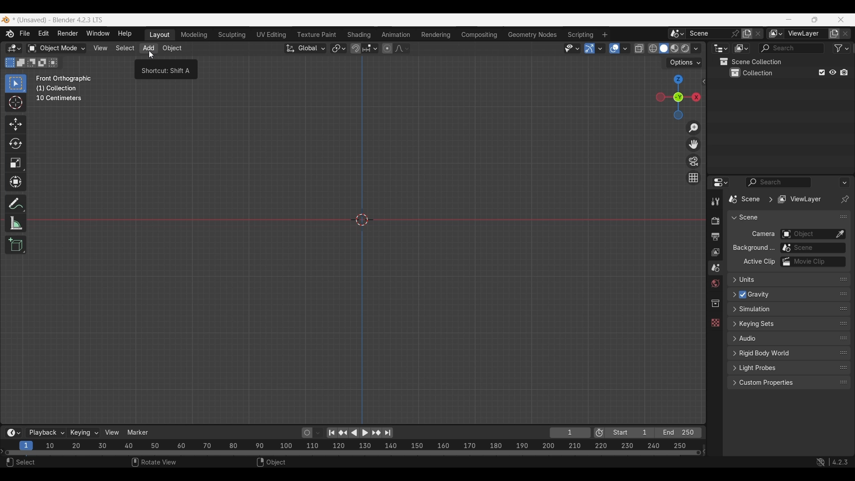 The width and height of the screenshot is (855, 481). What do you see at coordinates (83, 433) in the screenshot?
I see `Keying` at bounding box center [83, 433].